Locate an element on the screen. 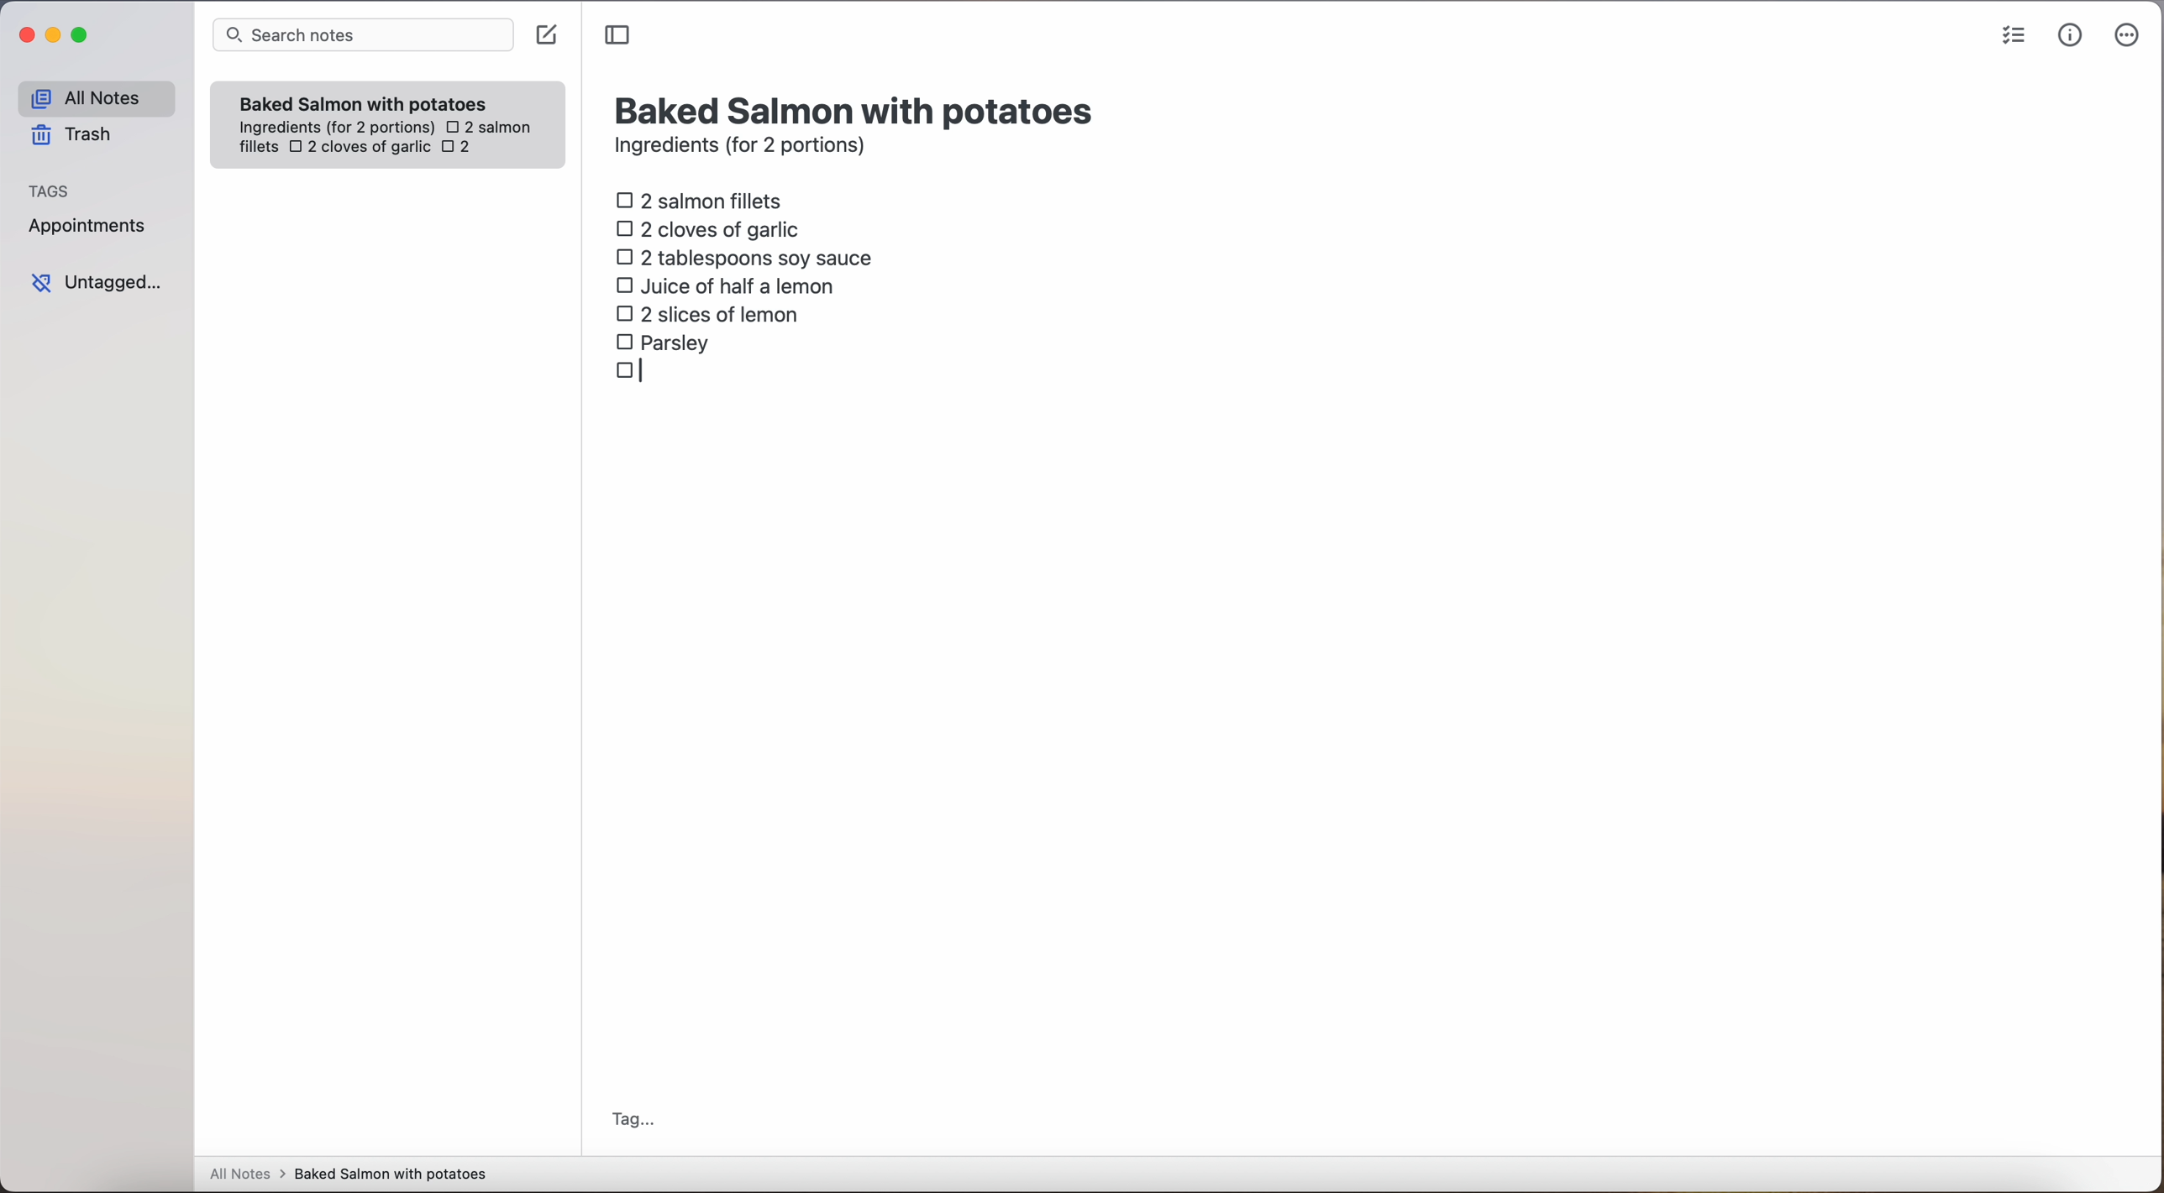 The image size is (2164, 1193). untagged is located at coordinates (98, 282).